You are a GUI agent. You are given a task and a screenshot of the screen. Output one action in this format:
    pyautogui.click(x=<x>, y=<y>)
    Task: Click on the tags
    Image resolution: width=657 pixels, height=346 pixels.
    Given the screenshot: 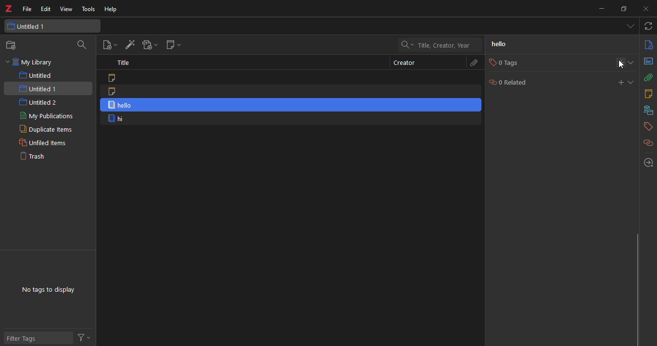 What is the action you would take?
    pyautogui.click(x=647, y=126)
    